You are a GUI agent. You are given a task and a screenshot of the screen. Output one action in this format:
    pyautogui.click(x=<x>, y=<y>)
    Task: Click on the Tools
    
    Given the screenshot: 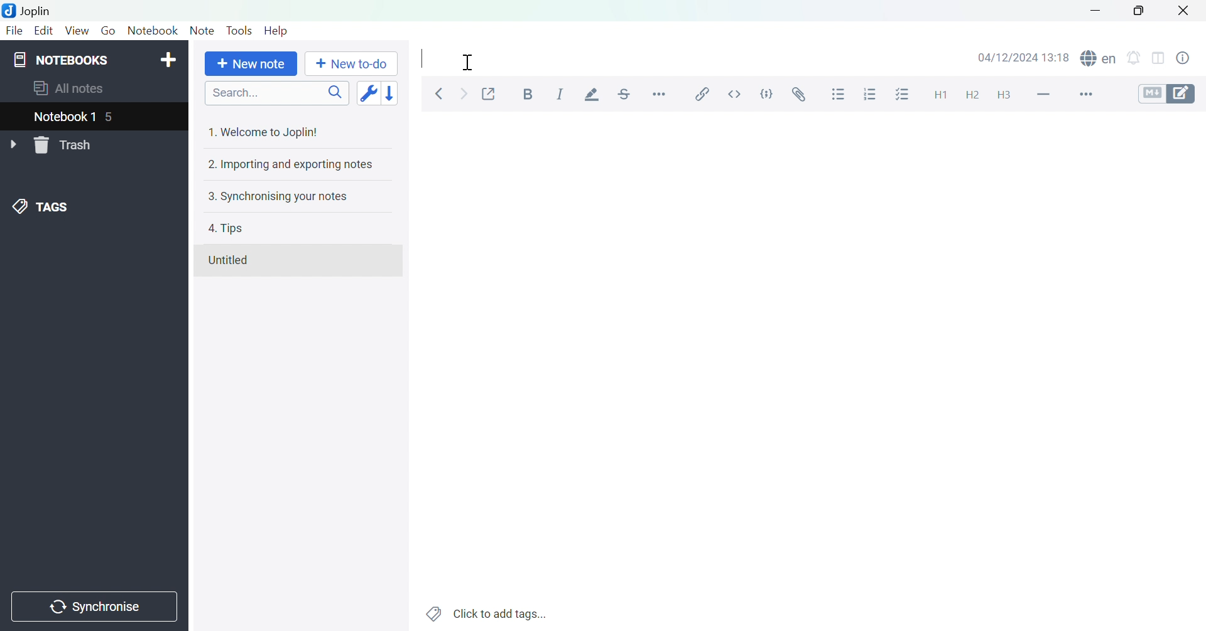 What is the action you would take?
    pyautogui.click(x=241, y=29)
    